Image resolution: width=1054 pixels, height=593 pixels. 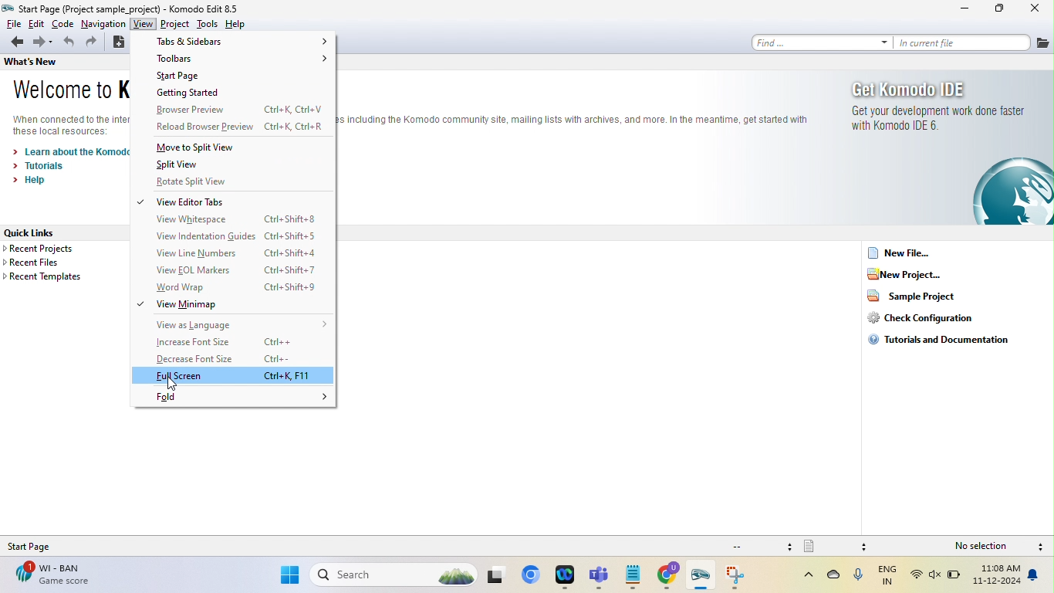 I want to click on back, so click(x=15, y=42).